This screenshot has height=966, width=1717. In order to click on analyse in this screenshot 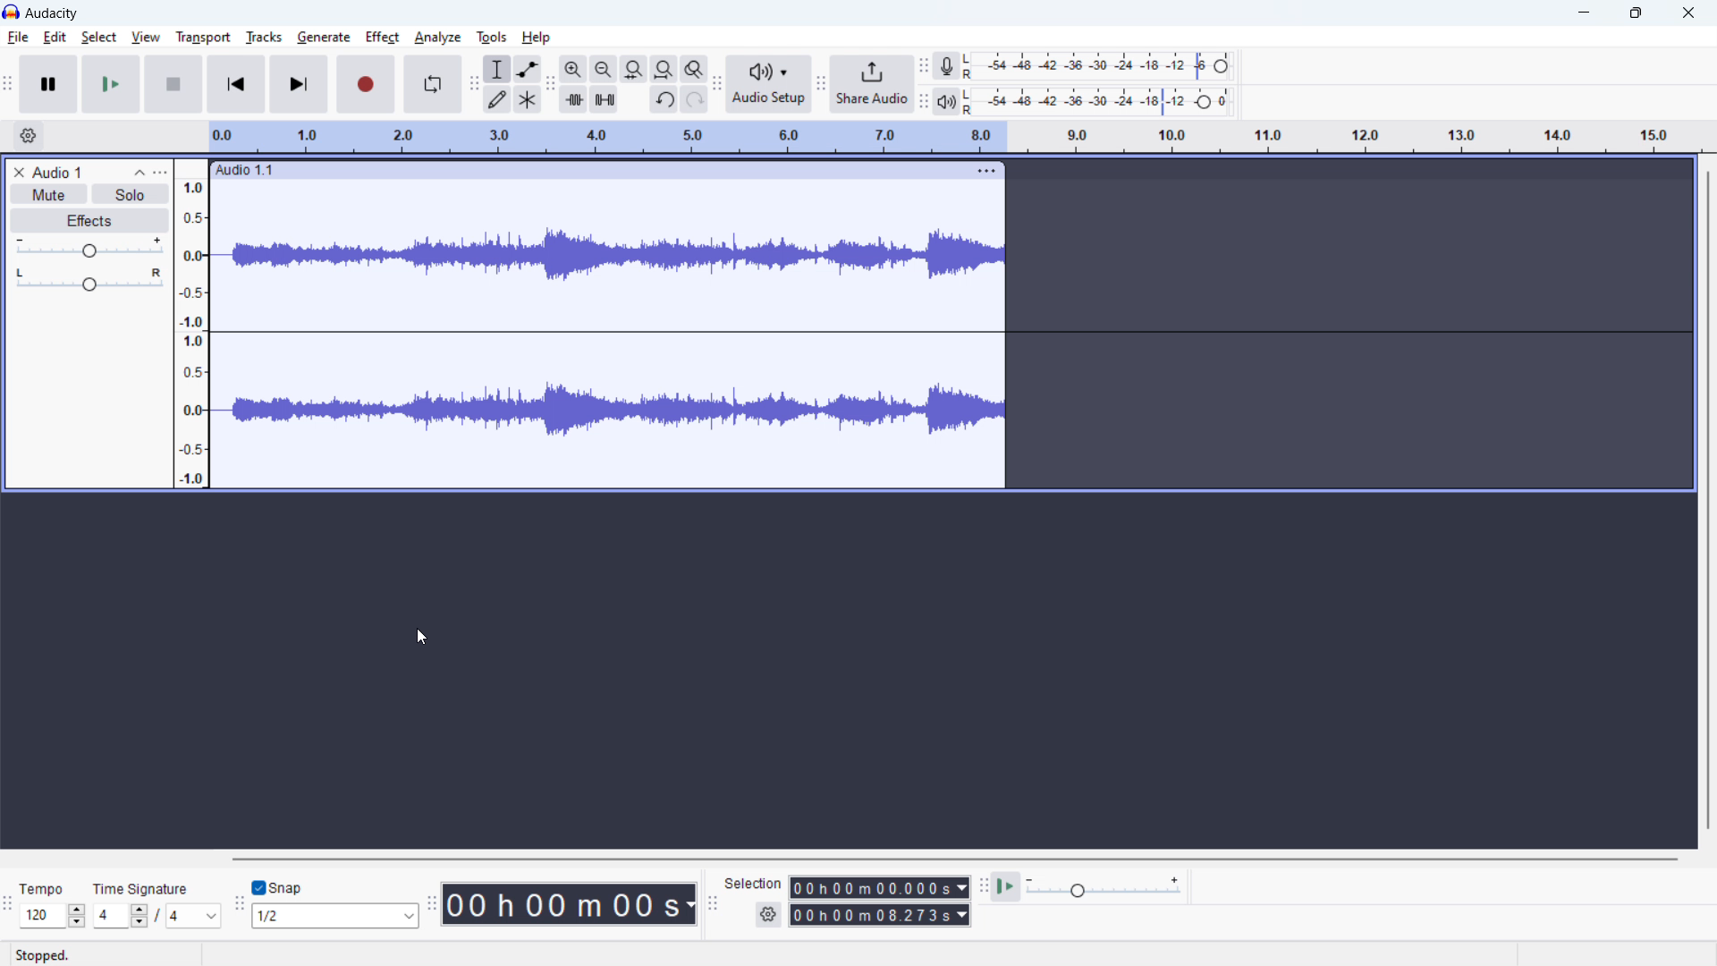, I will do `click(437, 38)`.